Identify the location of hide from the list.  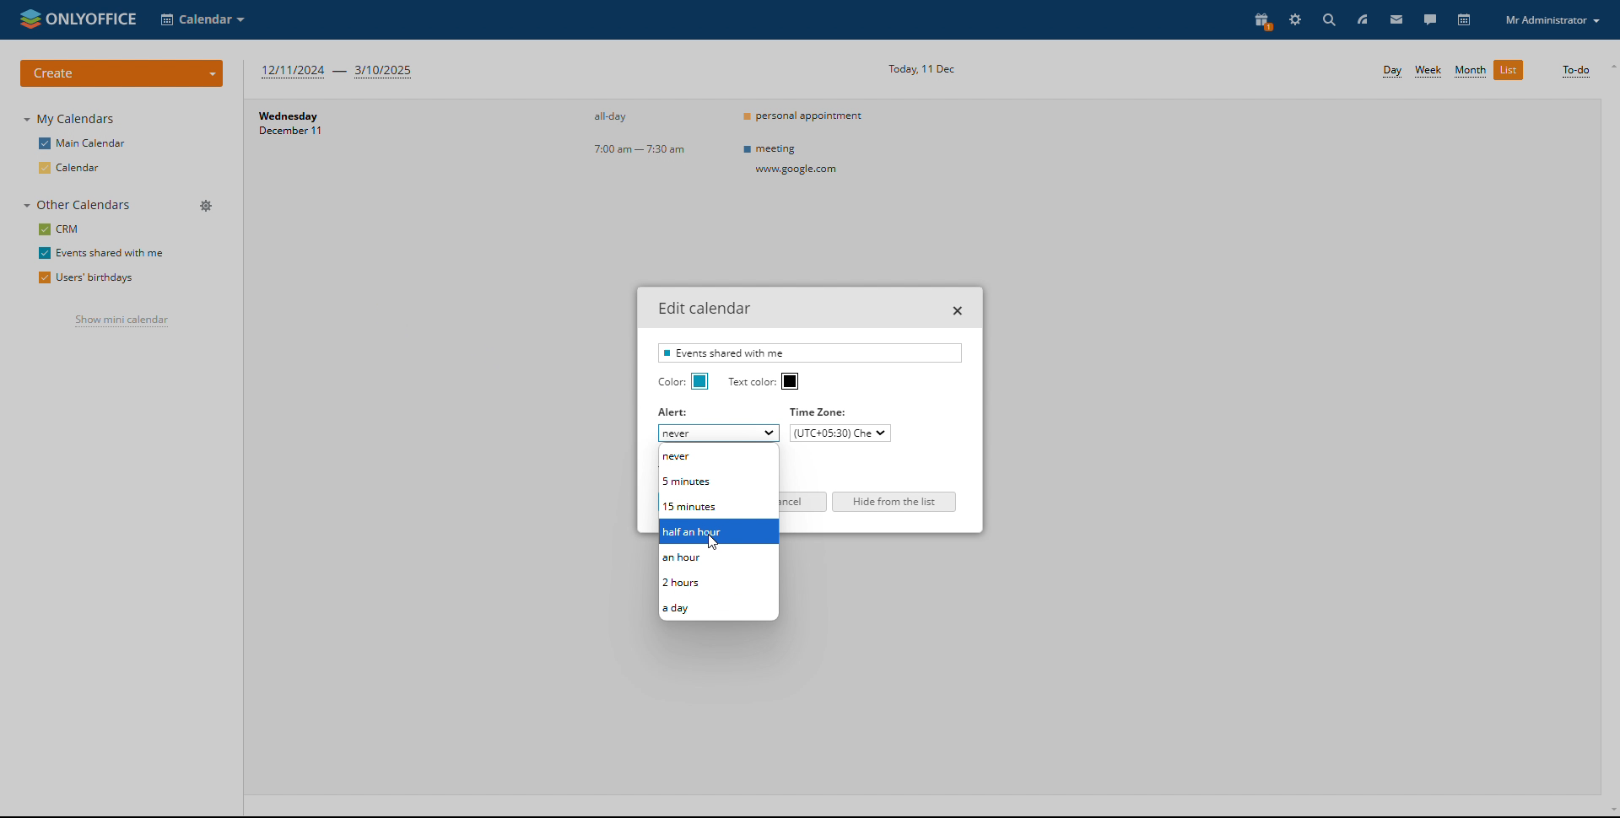
(894, 502).